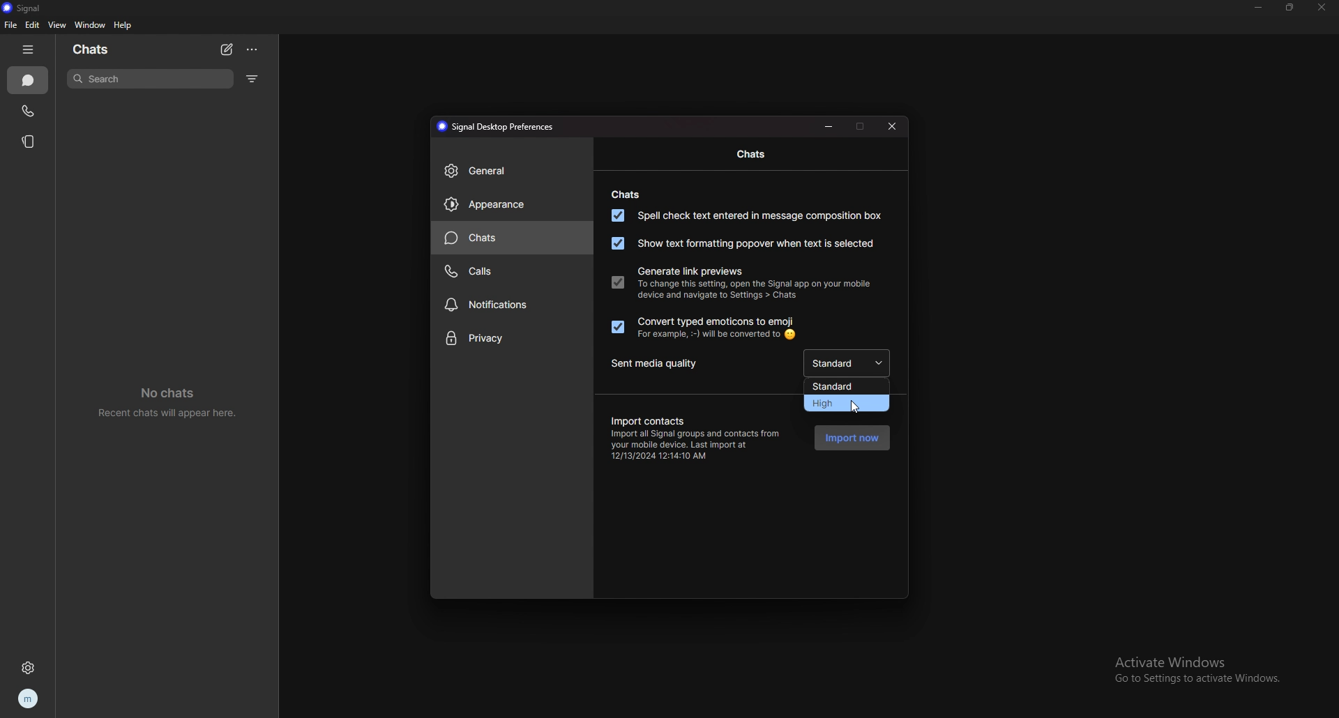 The height and width of the screenshot is (718, 1339). Describe the element at coordinates (510, 271) in the screenshot. I see `calls` at that location.